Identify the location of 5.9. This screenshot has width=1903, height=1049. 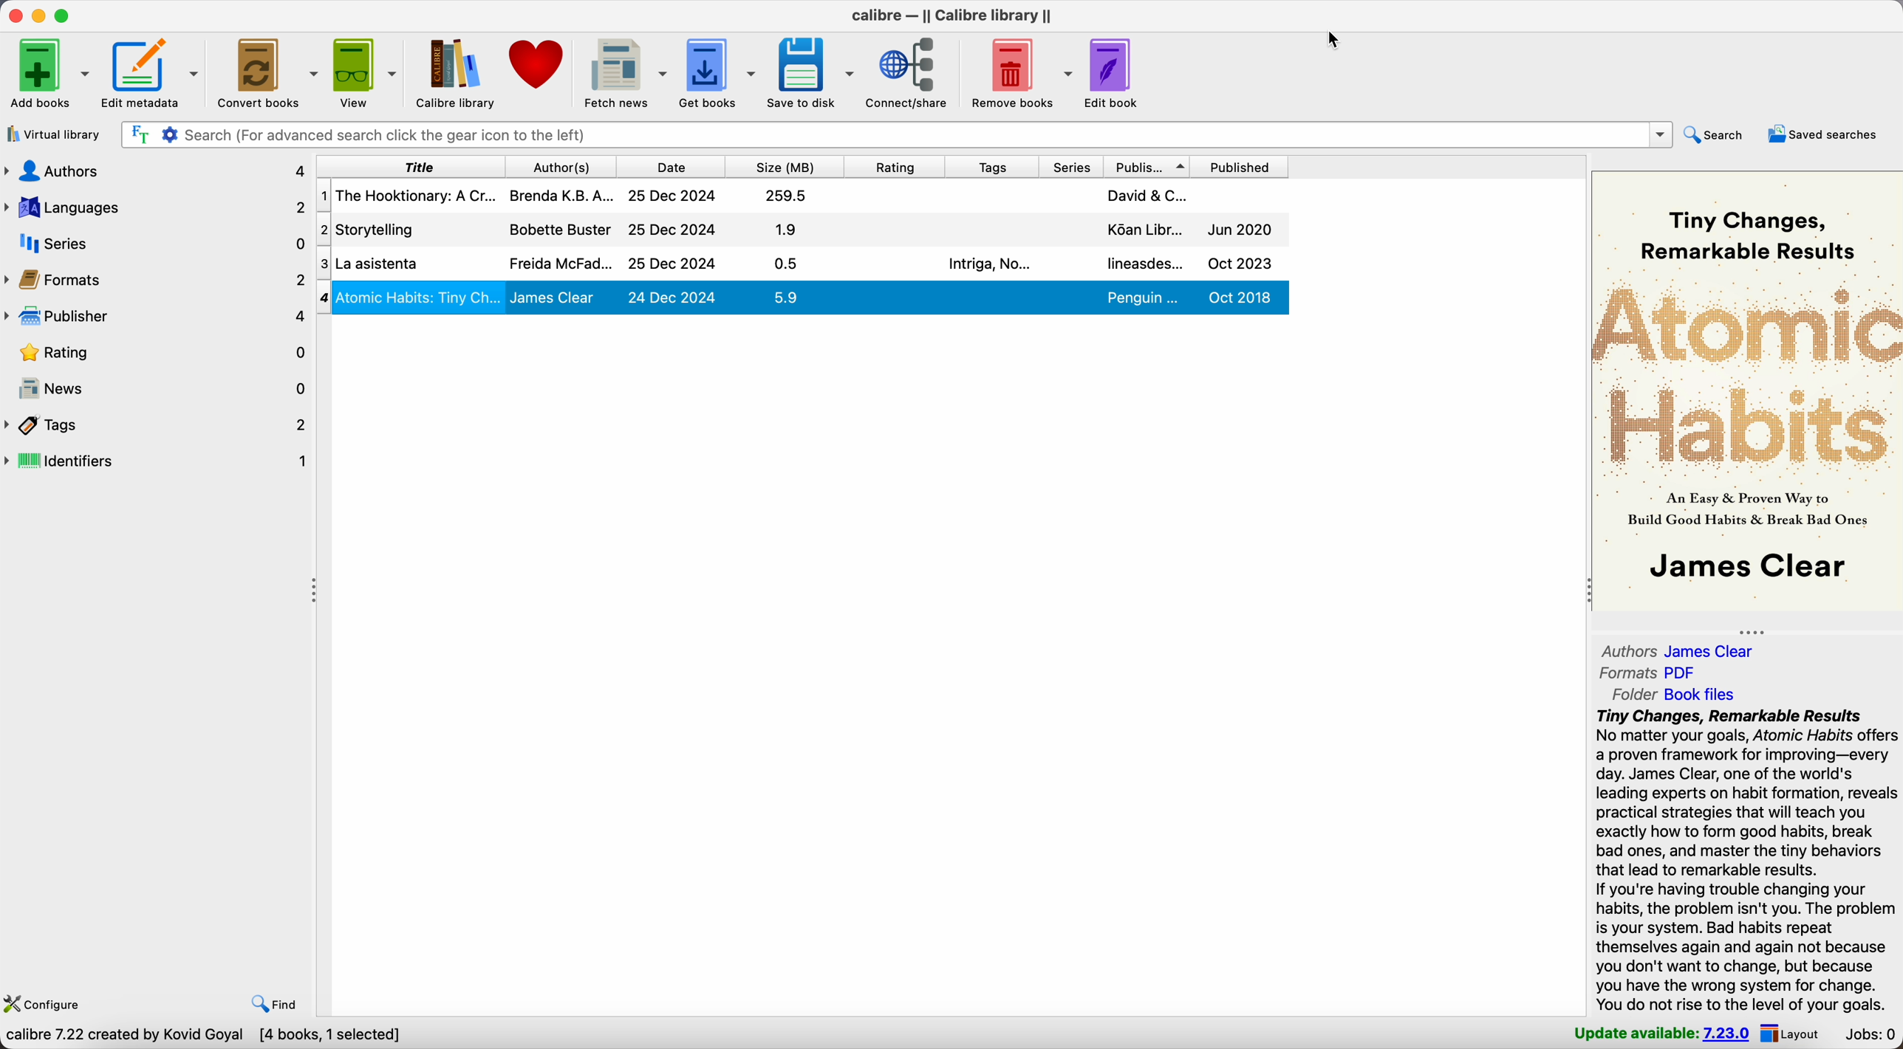
(787, 299).